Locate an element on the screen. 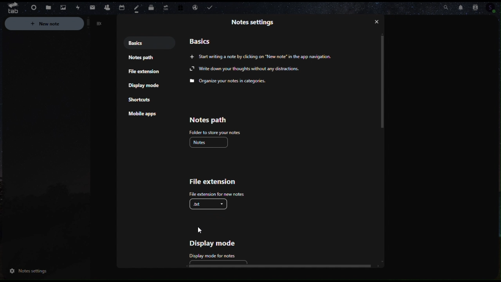  Basics is located at coordinates (144, 43).